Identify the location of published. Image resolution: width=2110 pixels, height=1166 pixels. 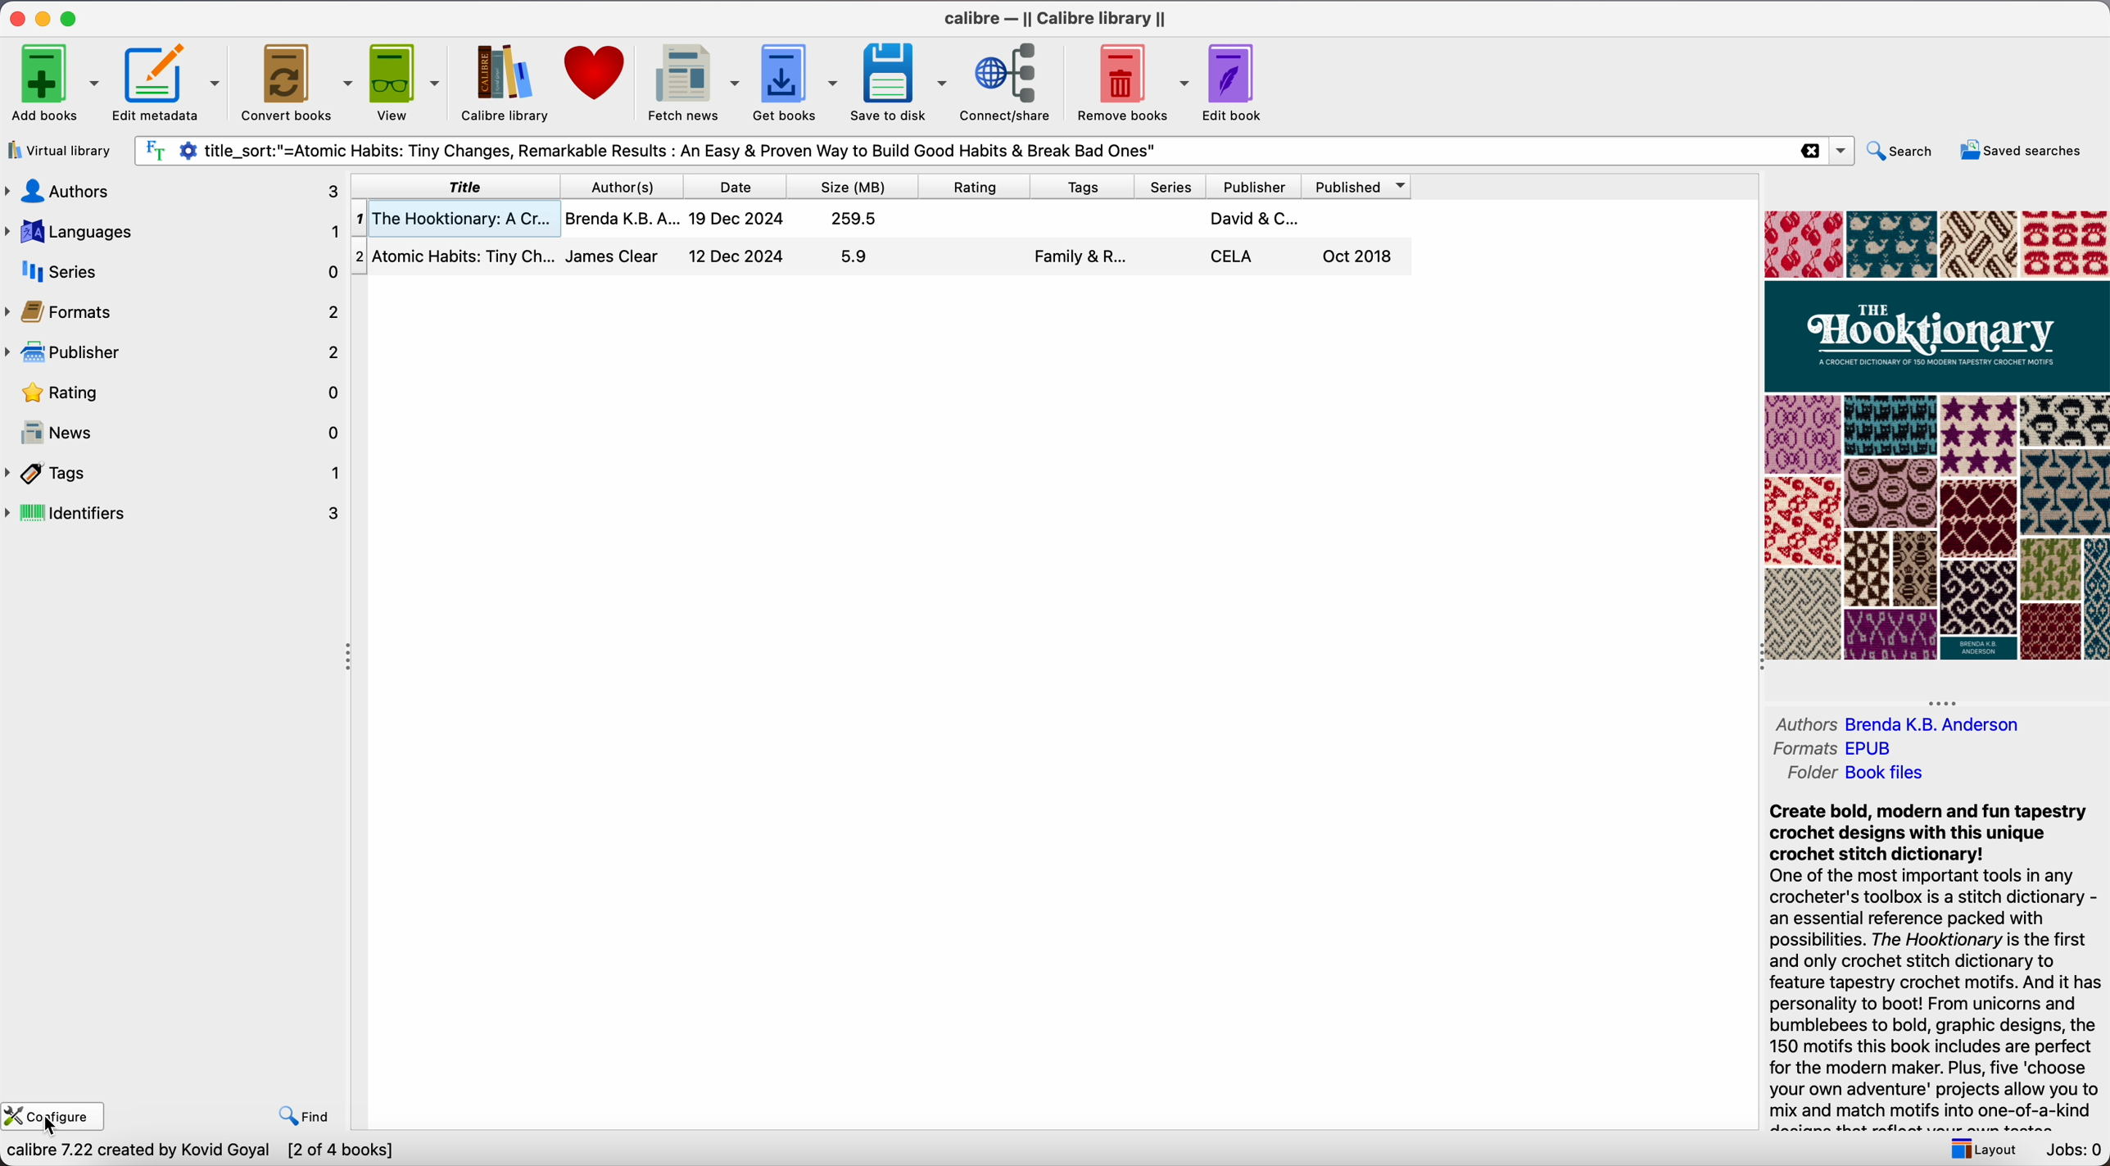
(1362, 186).